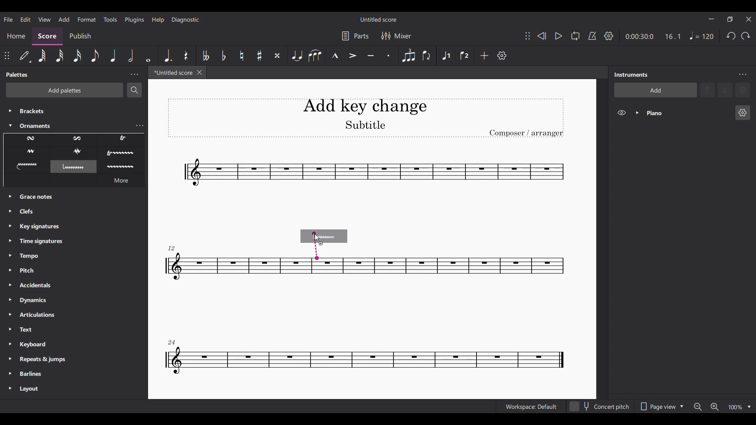  I want to click on Tie, so click(296, 55).